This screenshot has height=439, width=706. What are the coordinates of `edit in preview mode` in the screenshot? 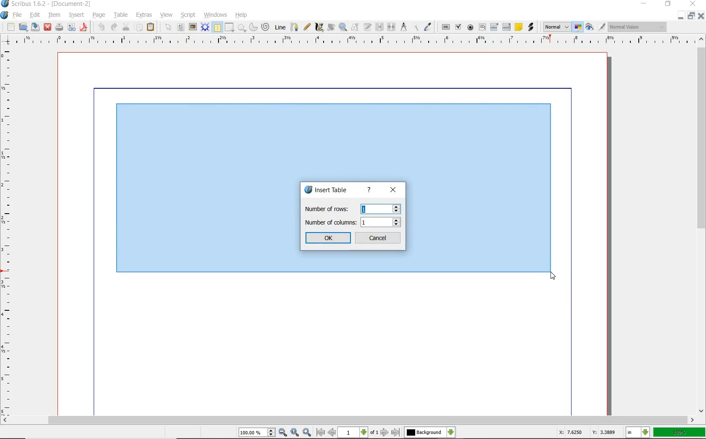 It's located at (601, 27).